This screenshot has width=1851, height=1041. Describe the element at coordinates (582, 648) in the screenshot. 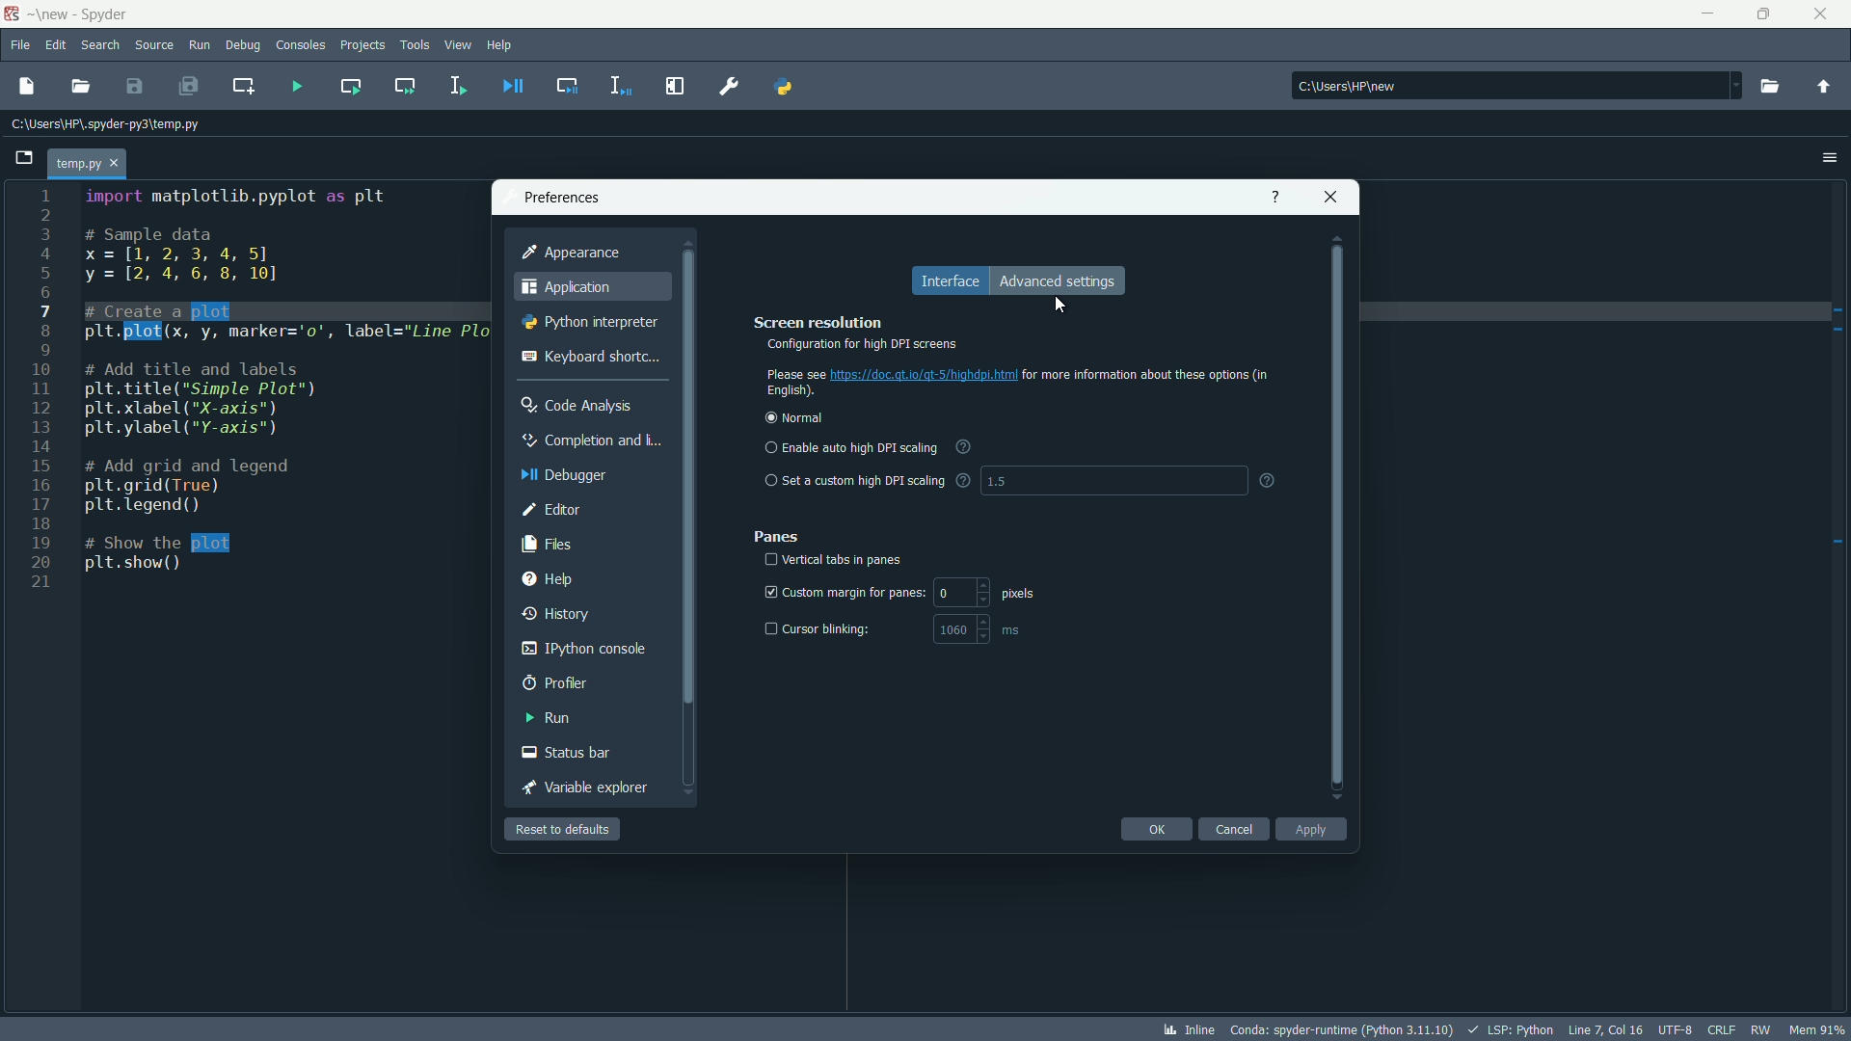

I see `ipython console` at that location.